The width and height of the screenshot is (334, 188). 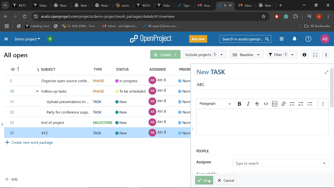 I want to click on Space for writing task details, so click(x=262, y=122).